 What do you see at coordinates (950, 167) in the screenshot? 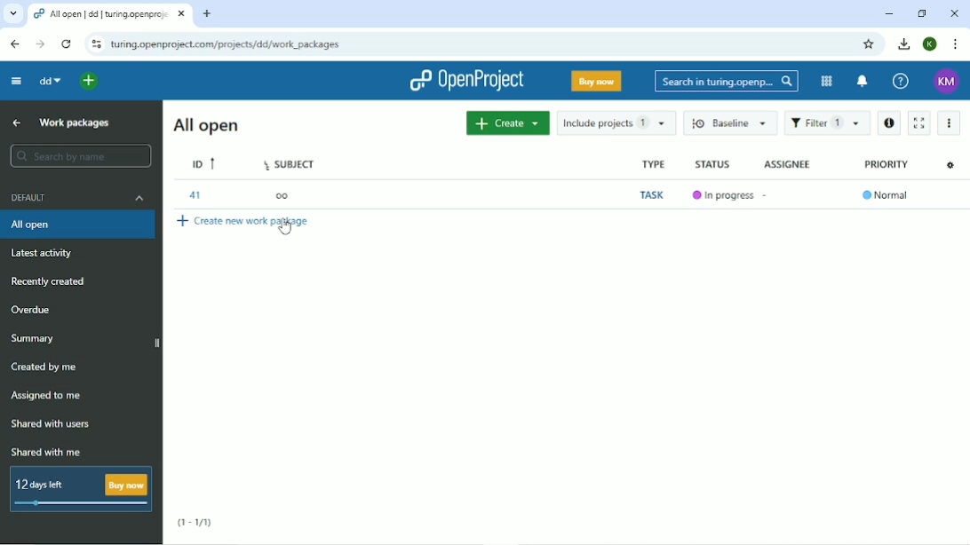
I see `Configure view` at bounding box center [950, 167].